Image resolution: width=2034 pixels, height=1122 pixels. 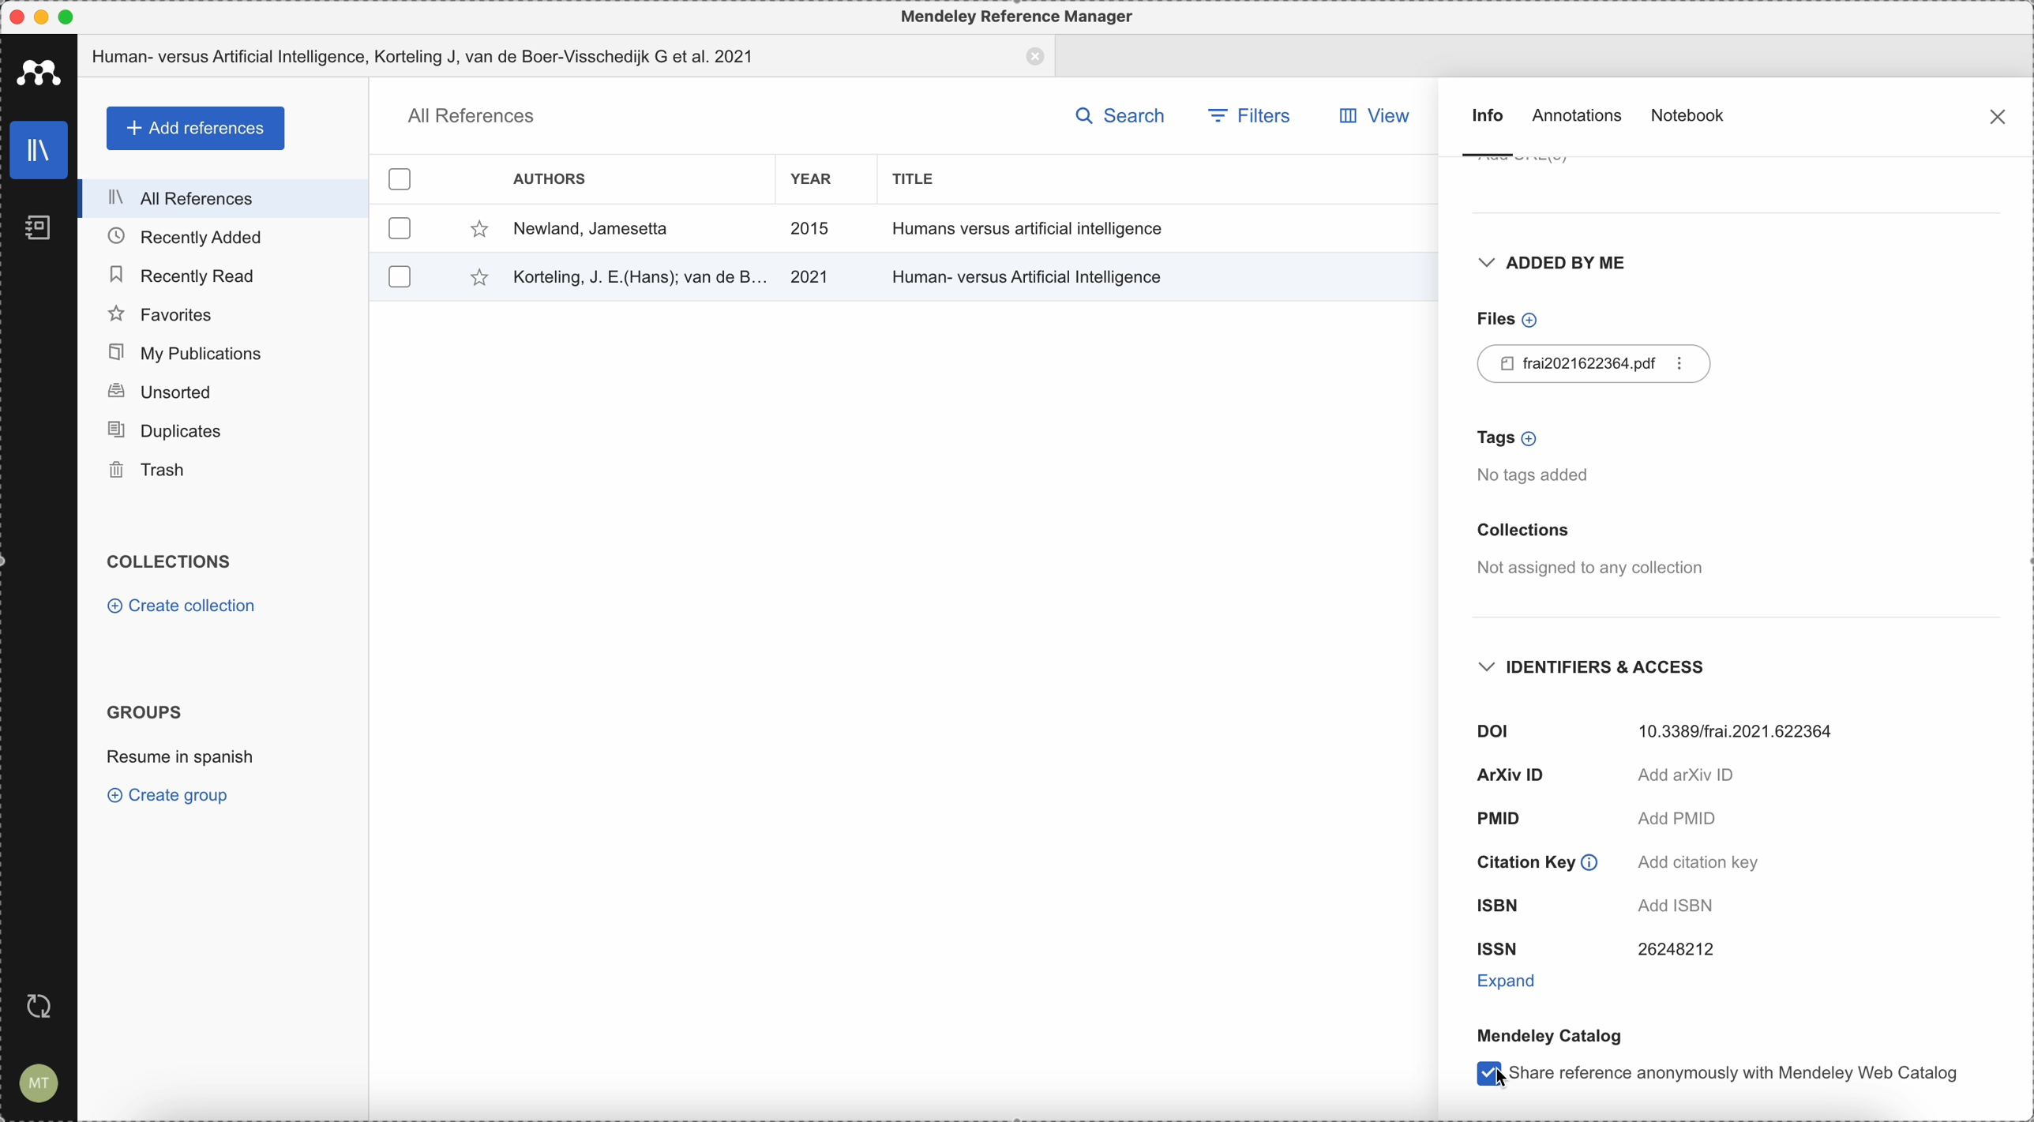 I want to click on create collection, so click(x=181, y=606).